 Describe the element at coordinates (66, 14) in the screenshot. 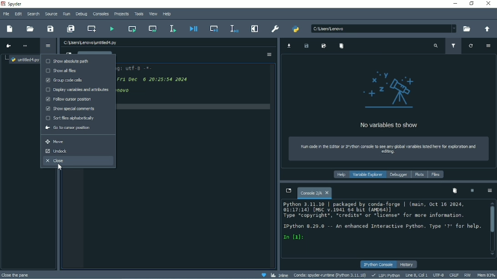

I see `Run` at that location.